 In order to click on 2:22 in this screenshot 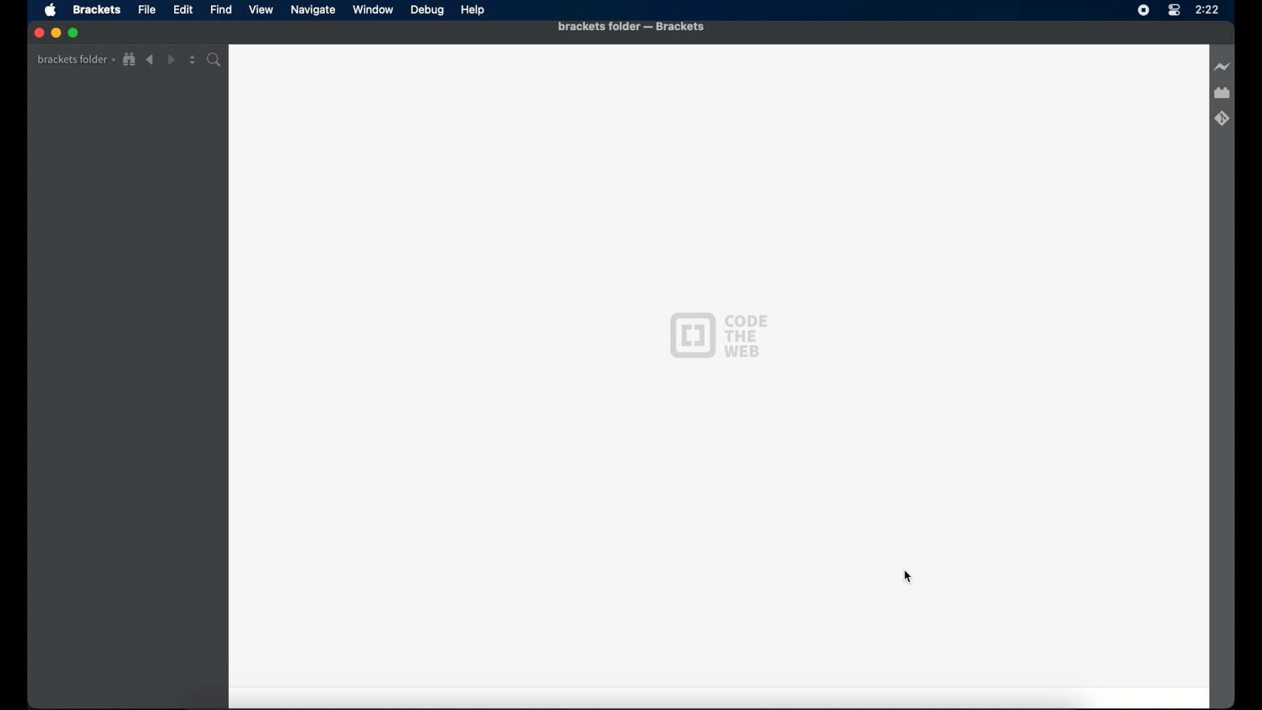, I will do `click(1207, 11)`.